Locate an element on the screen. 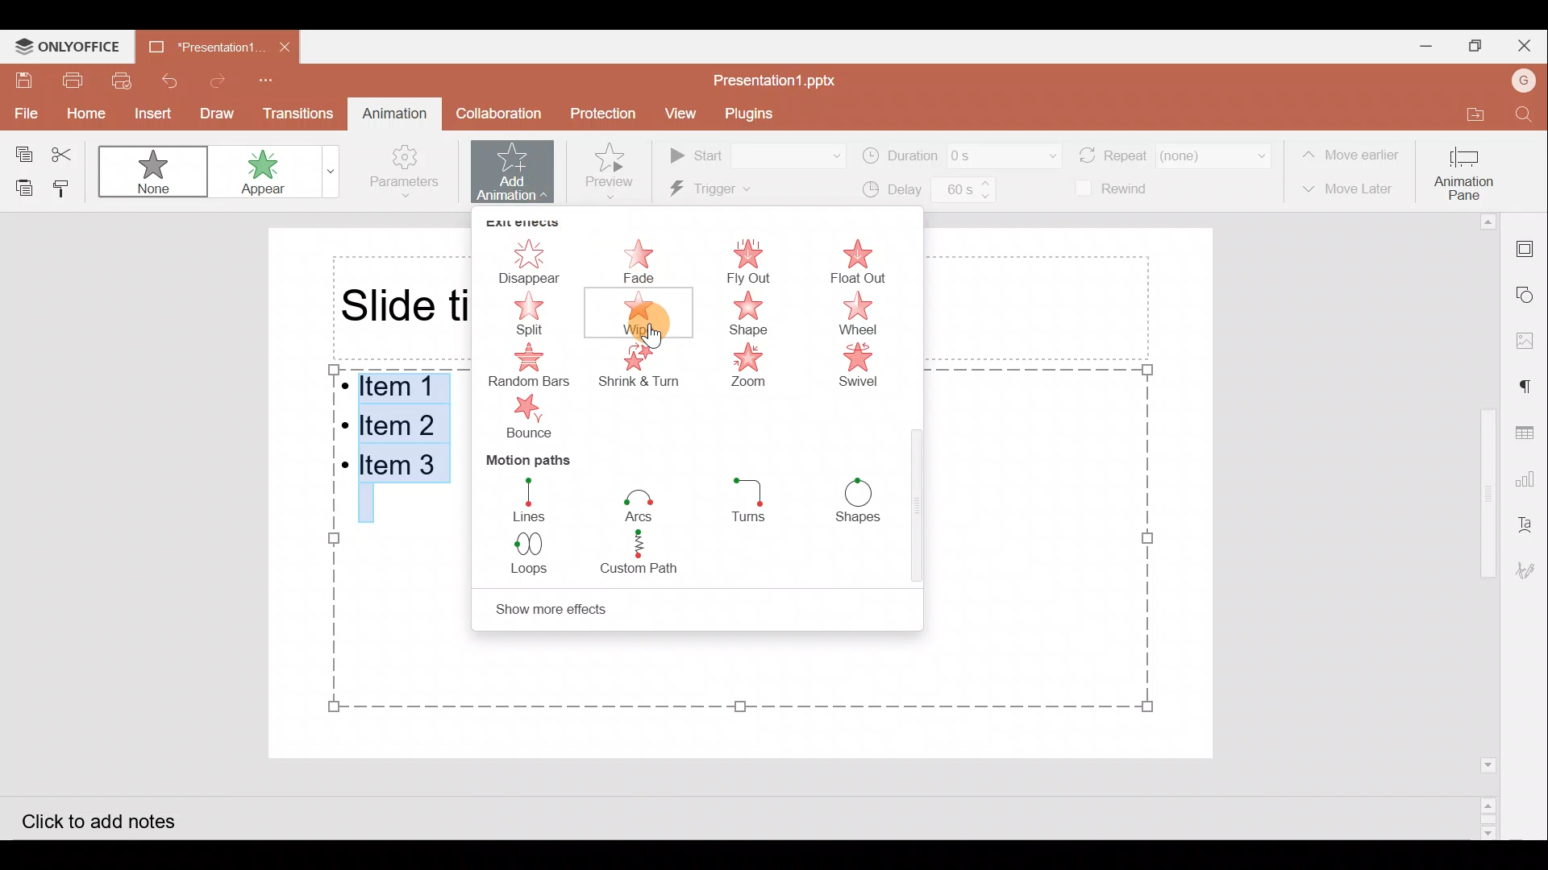  Move earlier is located at coordinates (1351, 151).